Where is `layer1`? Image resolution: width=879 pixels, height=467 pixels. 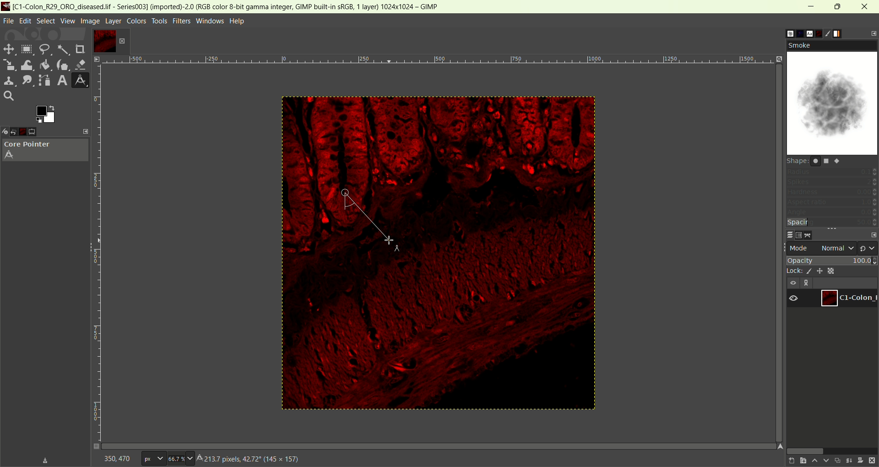
layer1 is located at coordinates (102, 41).